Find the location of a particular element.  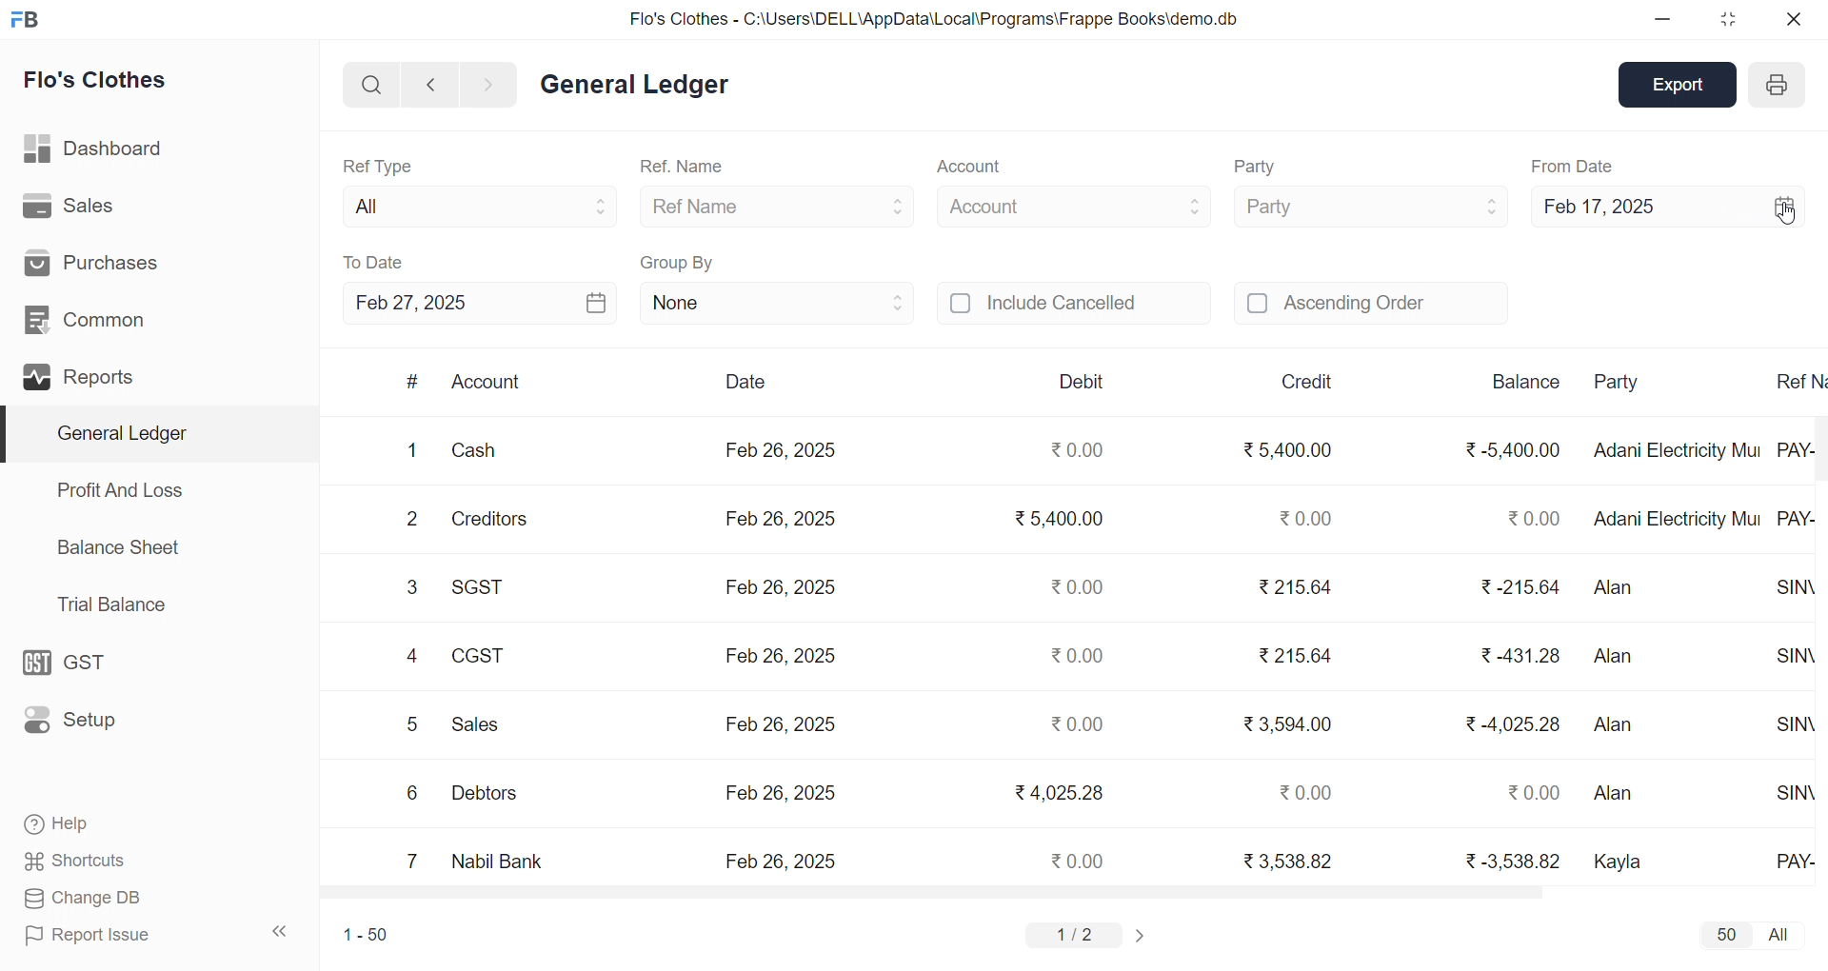

Alan is located at coordinates (1615, 585).